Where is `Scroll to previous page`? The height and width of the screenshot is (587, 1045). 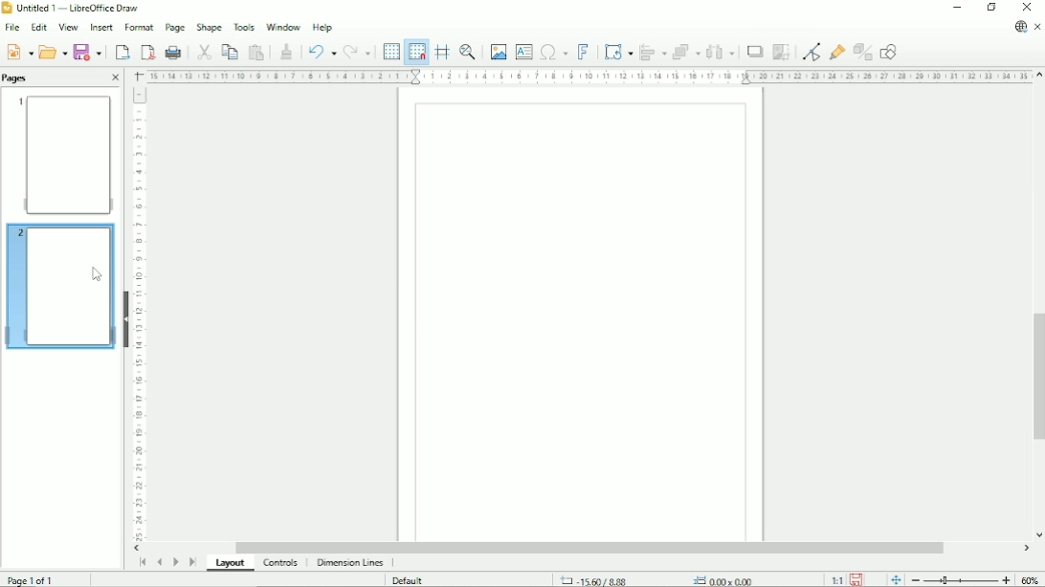 Scroll to previous page is located at coordinates (159, 562).